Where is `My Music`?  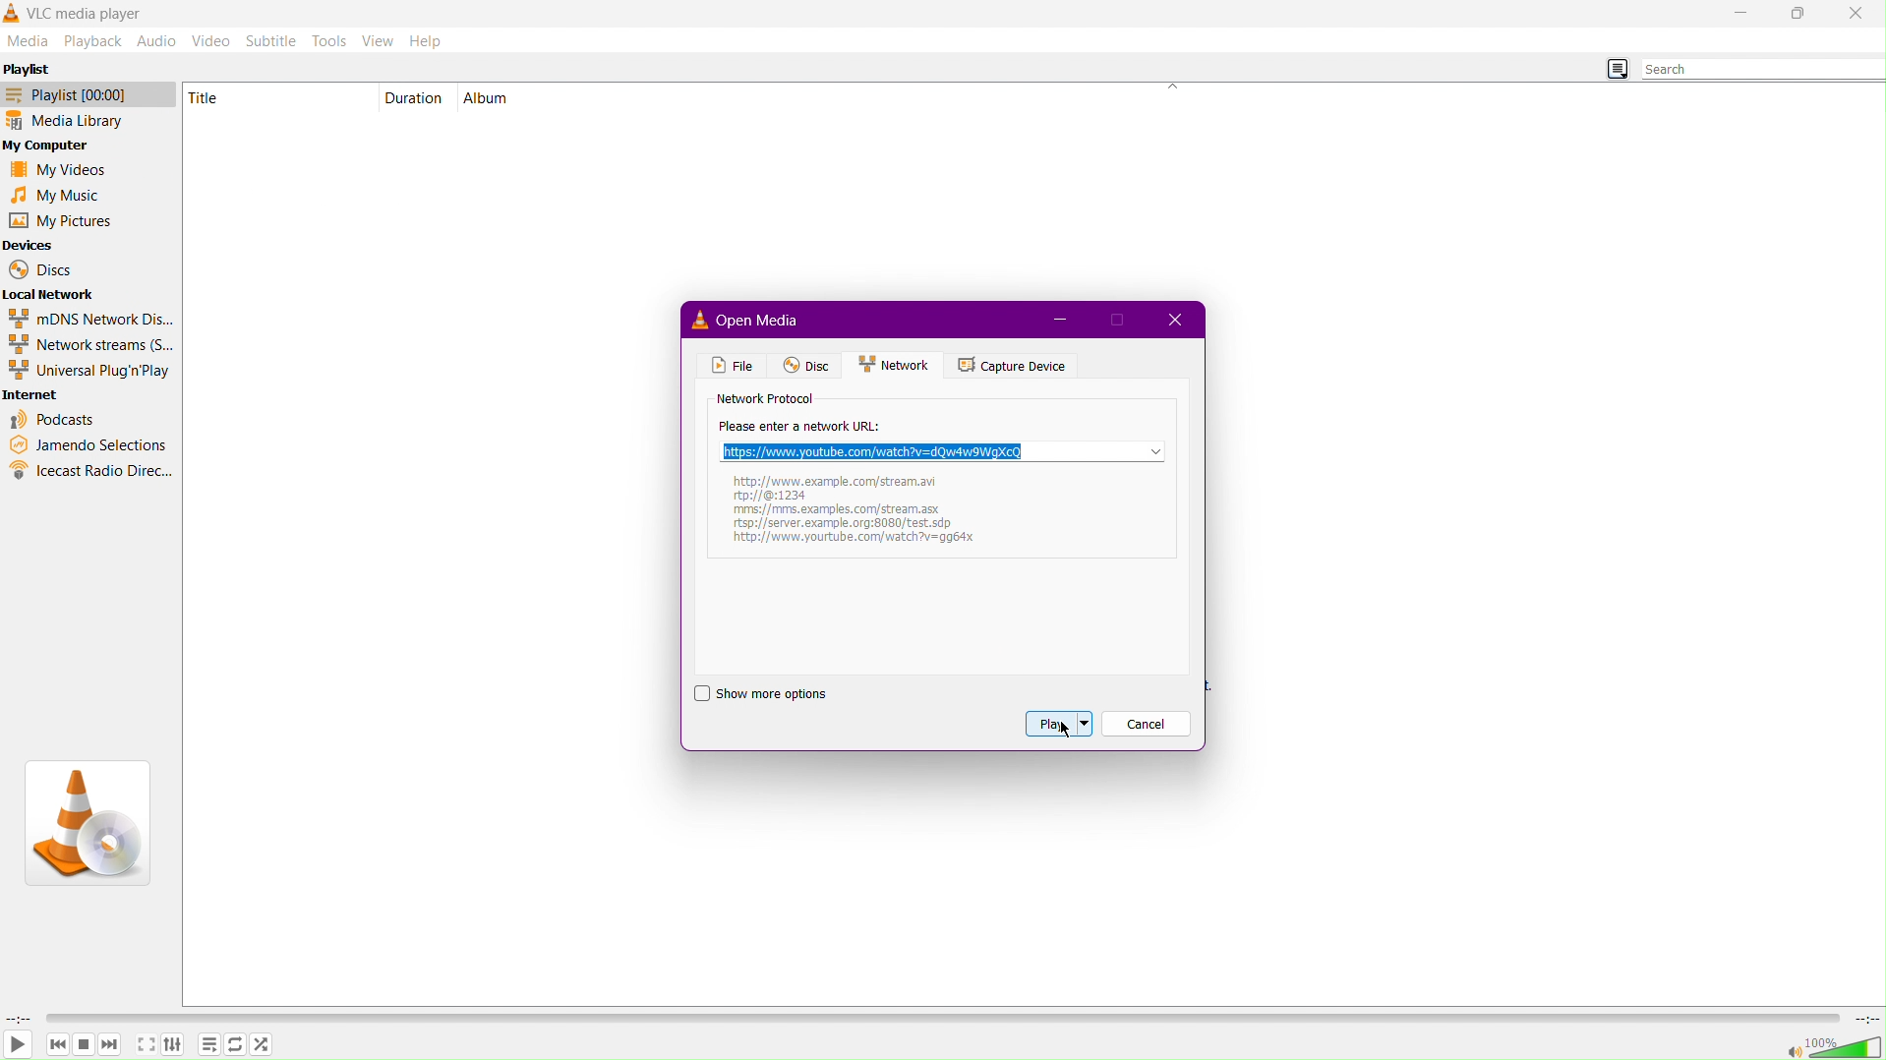
My Music is located at coordinates (64, 196).